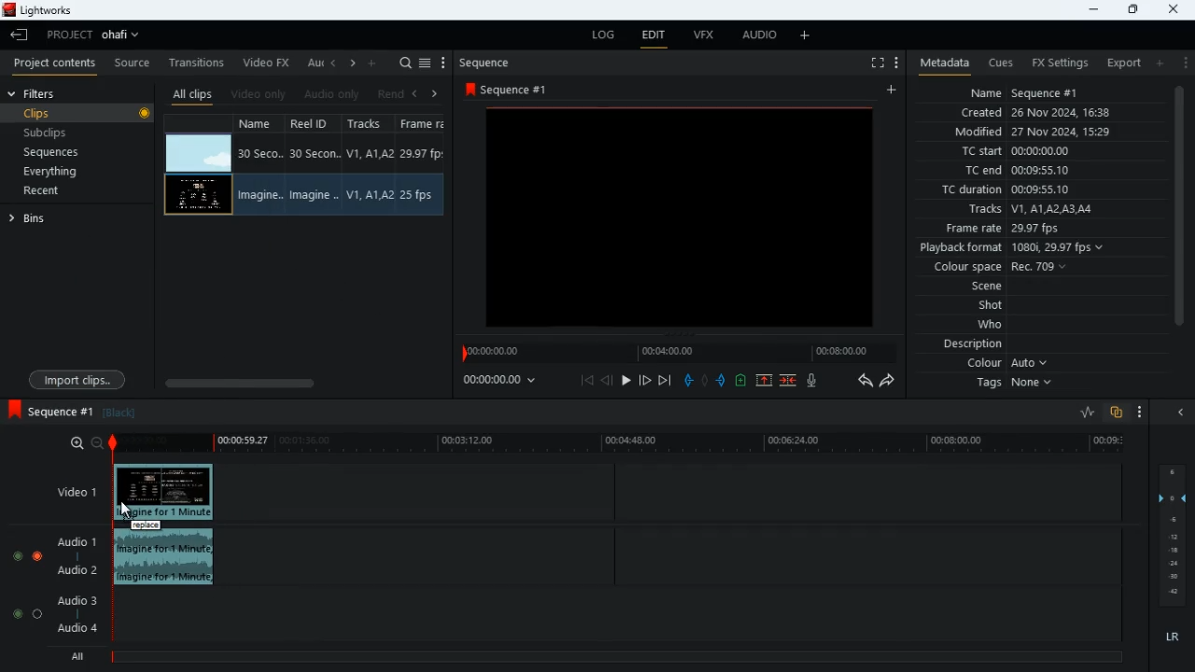 The height and width of the screenshot is (672, 1195). What do you see at coordinates (894, 91) in the screenshot?
I see `add` at bounding box center [894, 91].